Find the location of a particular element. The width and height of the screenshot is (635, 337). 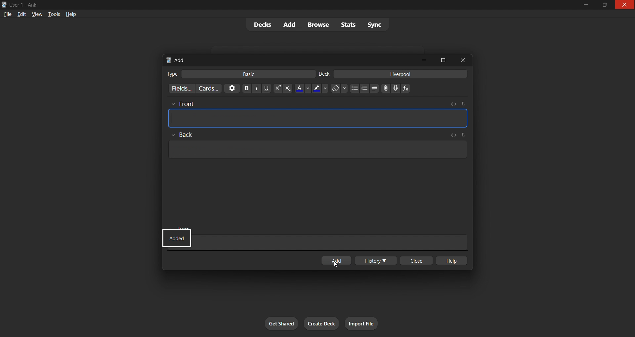

add is located at coordinates (339, 259).